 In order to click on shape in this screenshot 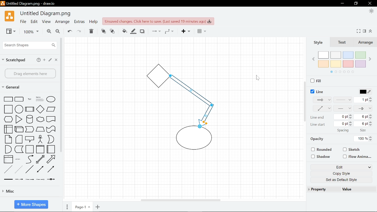, I will do `click(30, 130)`.